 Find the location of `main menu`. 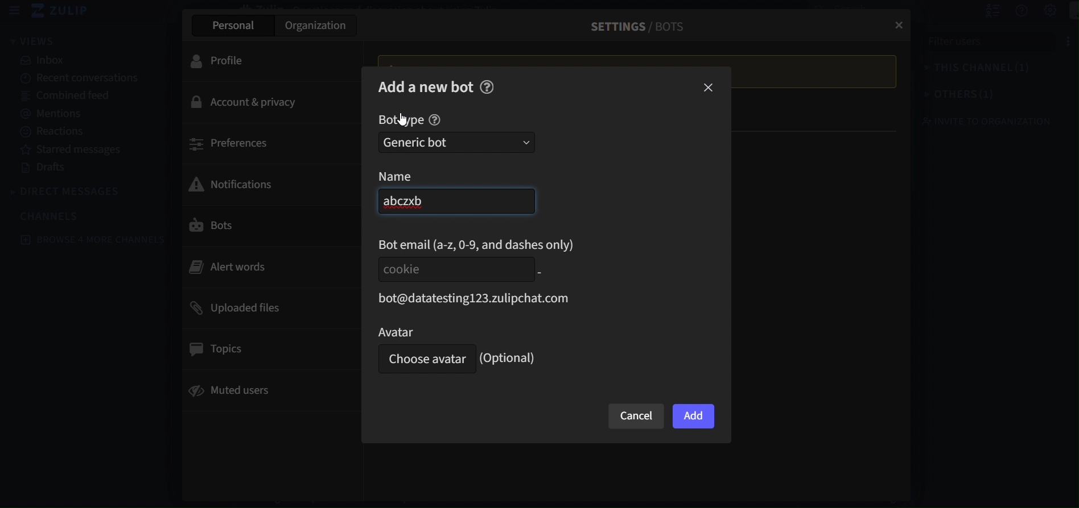

main menu is located at coordinates (1066, 11).